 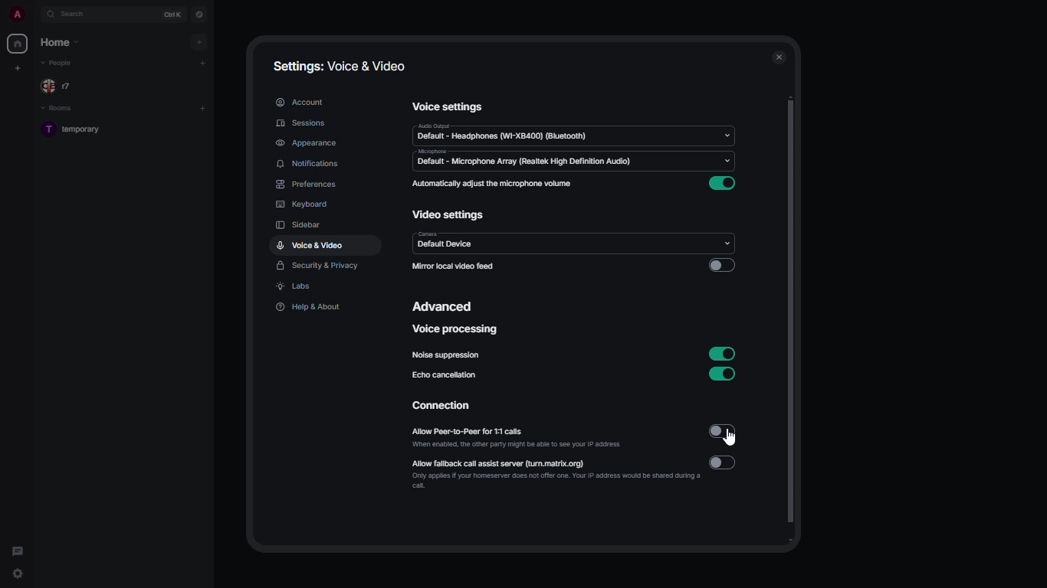 I want to click on account, so click(x=298, y=101).